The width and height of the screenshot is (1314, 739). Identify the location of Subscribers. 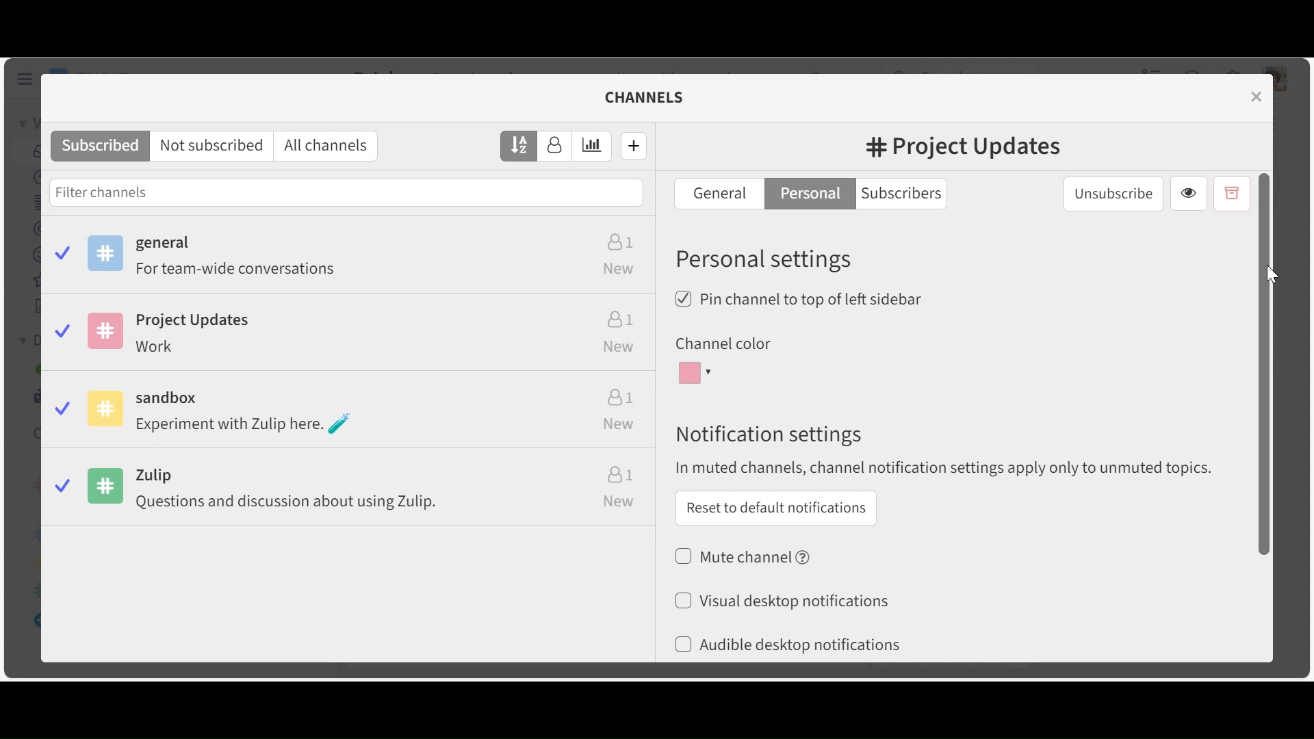
(906, 194).